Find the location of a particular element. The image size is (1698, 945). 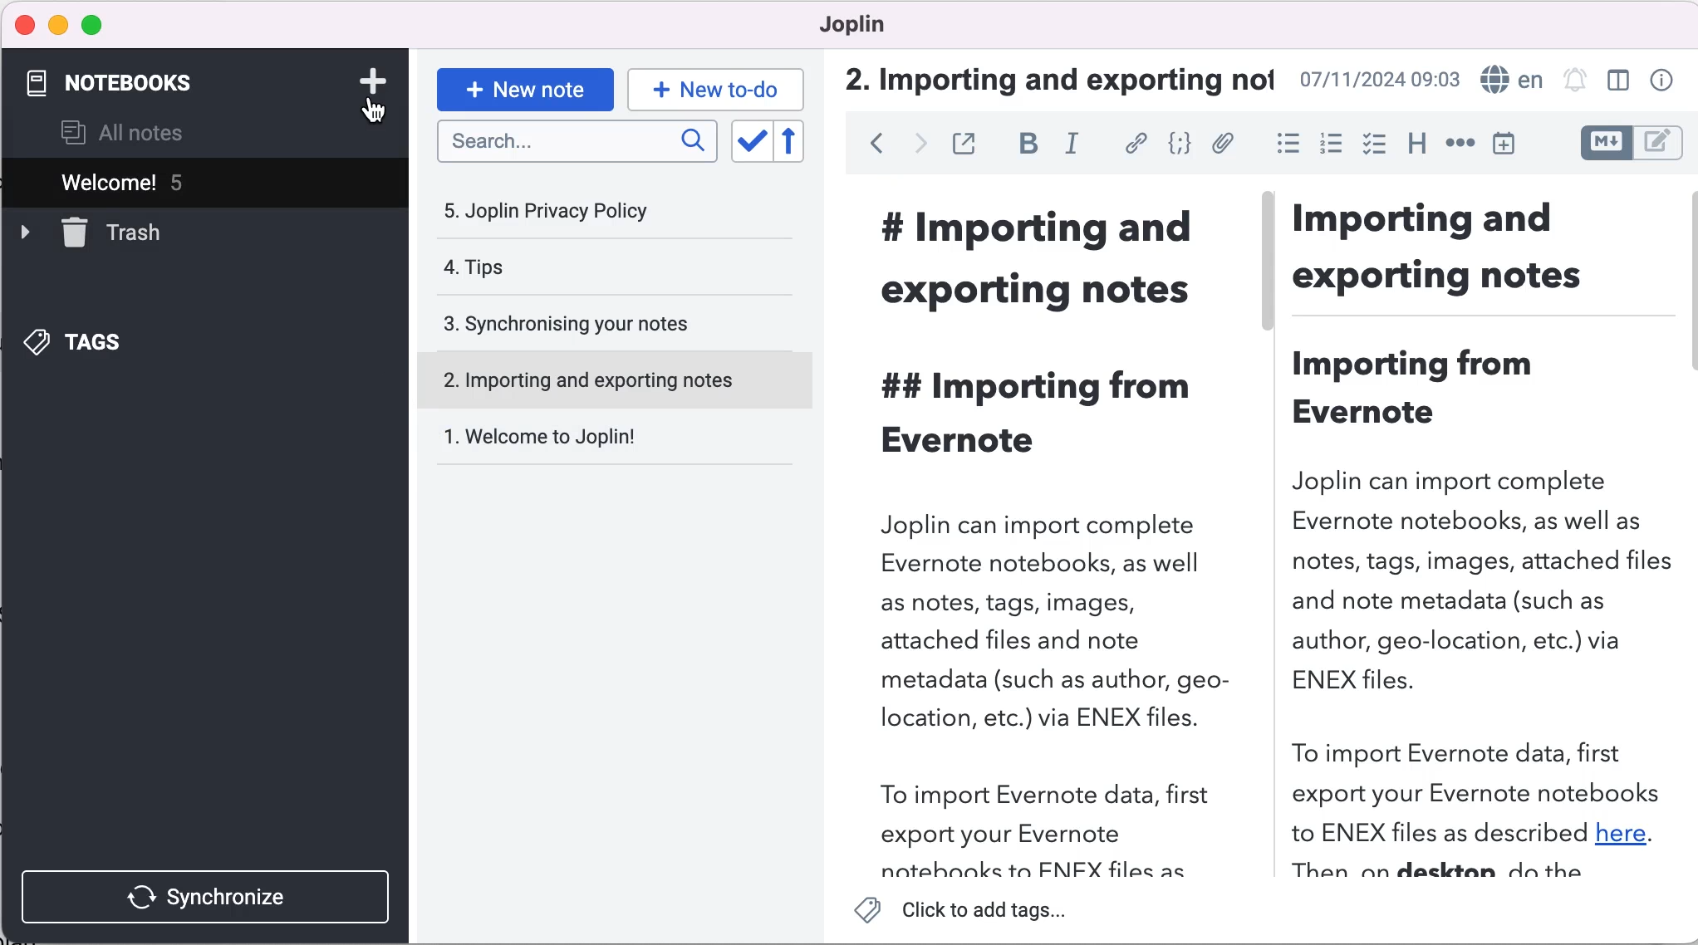

reverse sort order is located at coordinates (803, 144).